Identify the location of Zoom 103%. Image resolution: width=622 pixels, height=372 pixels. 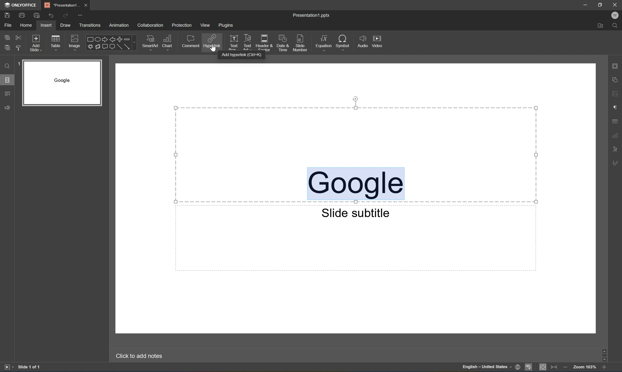
(585, 367).